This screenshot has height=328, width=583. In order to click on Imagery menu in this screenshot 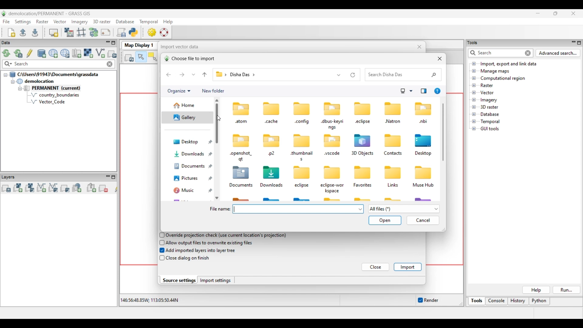, I will do `click(80, 22)`.